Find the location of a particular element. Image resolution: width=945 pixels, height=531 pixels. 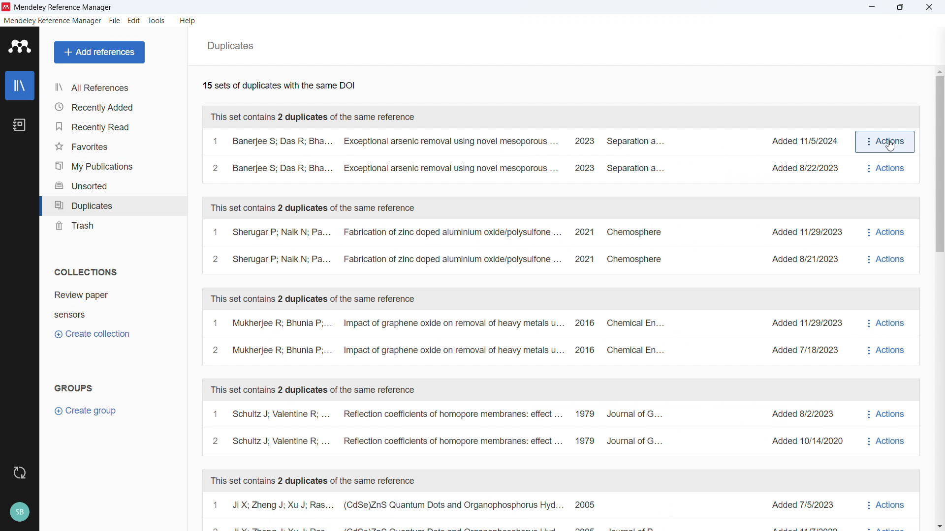

1 Mukherjee R; Bhunia P;... Impact of graphene oxide on removal of heavy metals u... 2016 Chemical En... is located at coordinates (441, 323).